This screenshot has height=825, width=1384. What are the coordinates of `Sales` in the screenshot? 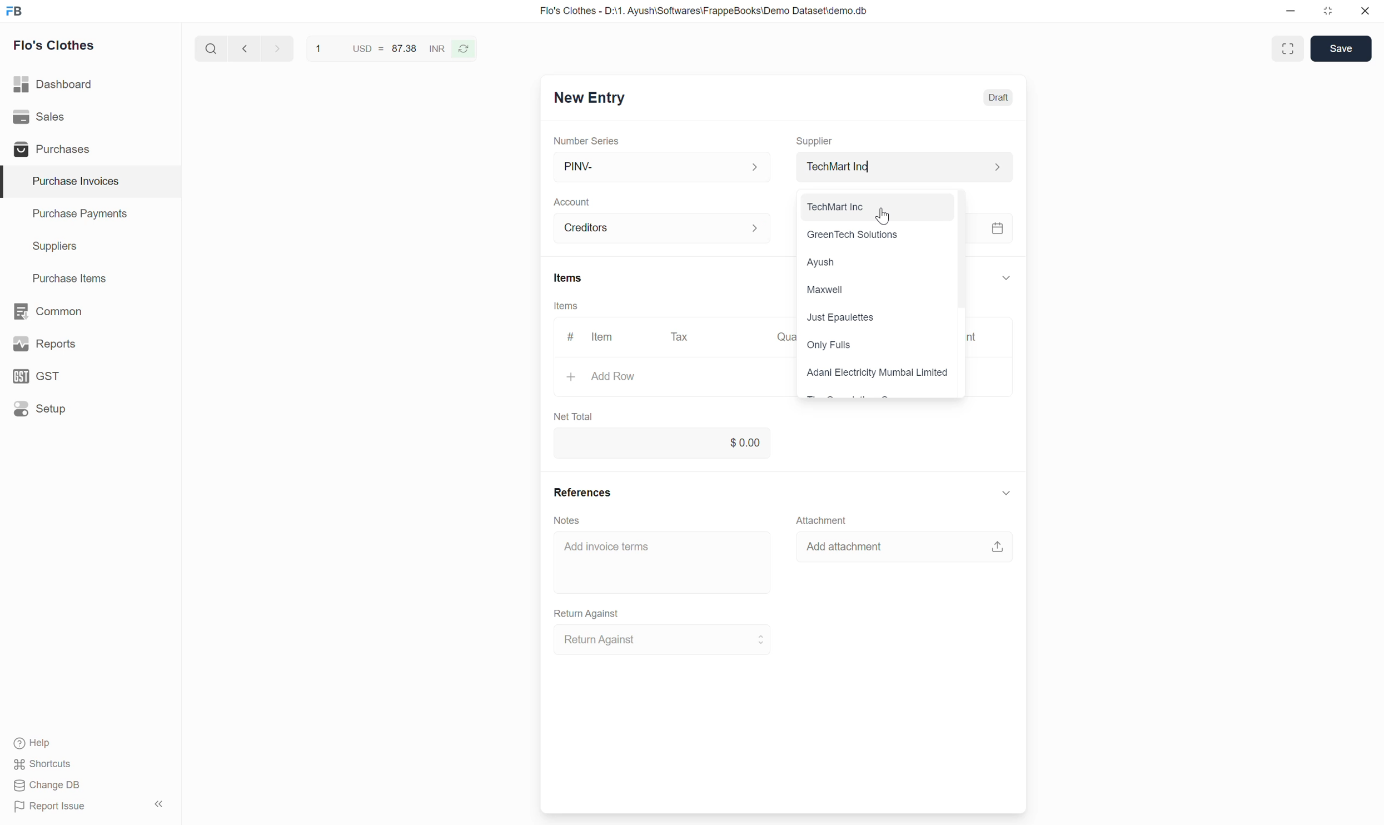 It's located at (42, 117).